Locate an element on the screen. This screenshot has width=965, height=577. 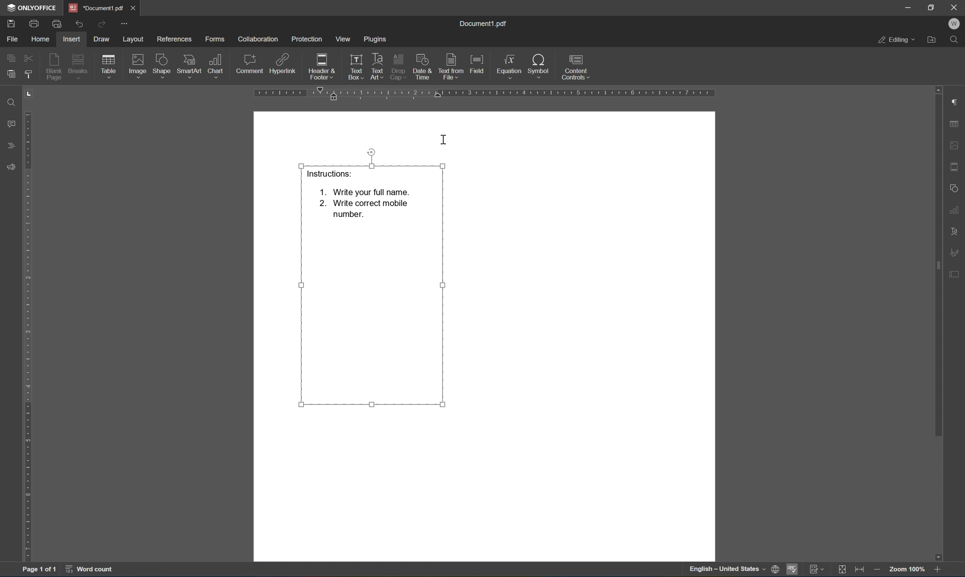
Page 1 of 1 is located at coordinates (39, 570).